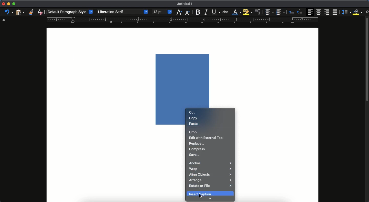 This screenshot has height=202, width=369. Describe the element at coordinates (197, 143) in the screenshot. I see `replace` at that location.